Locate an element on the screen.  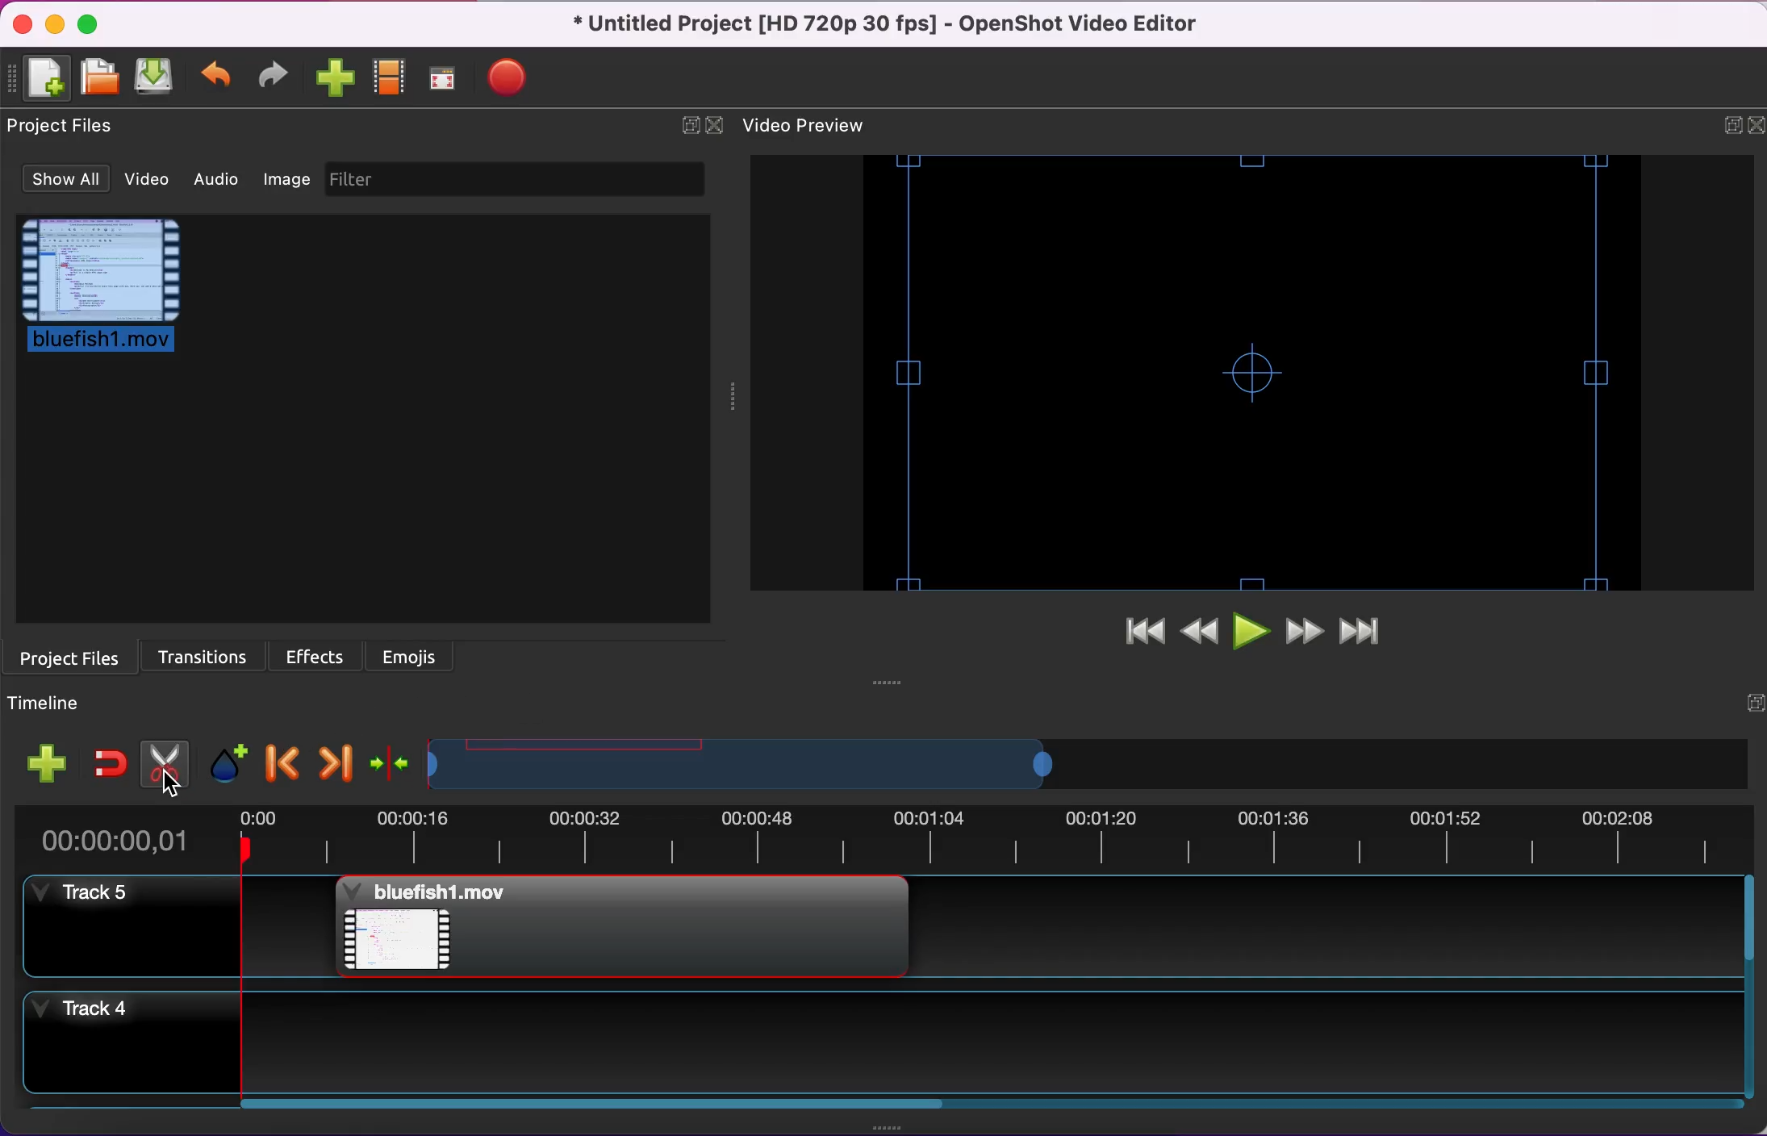
enable snapping is located at coordinates (107, 757).